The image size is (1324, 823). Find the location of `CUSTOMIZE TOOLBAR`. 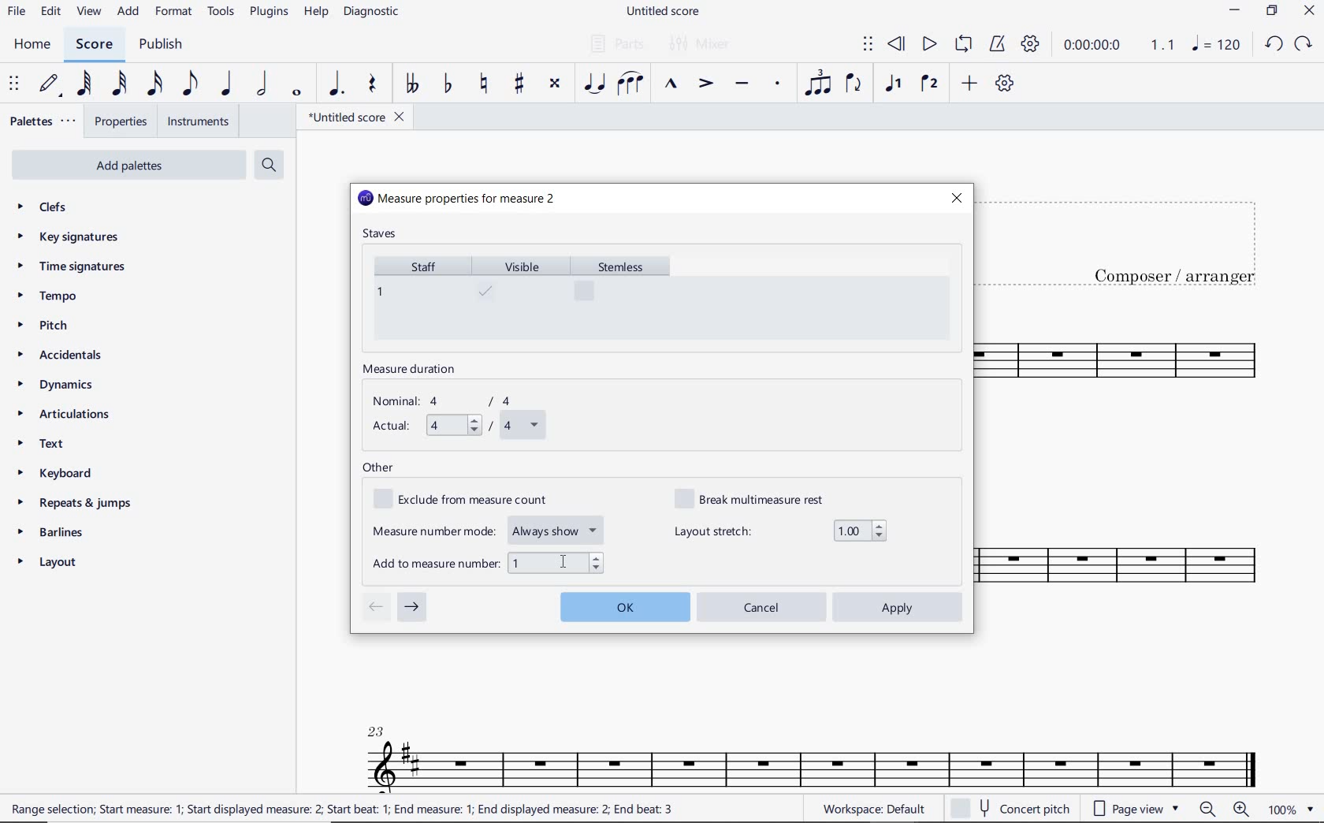

CUSTOMIZE TOOLBAR is located at coordinates (1005, 84).